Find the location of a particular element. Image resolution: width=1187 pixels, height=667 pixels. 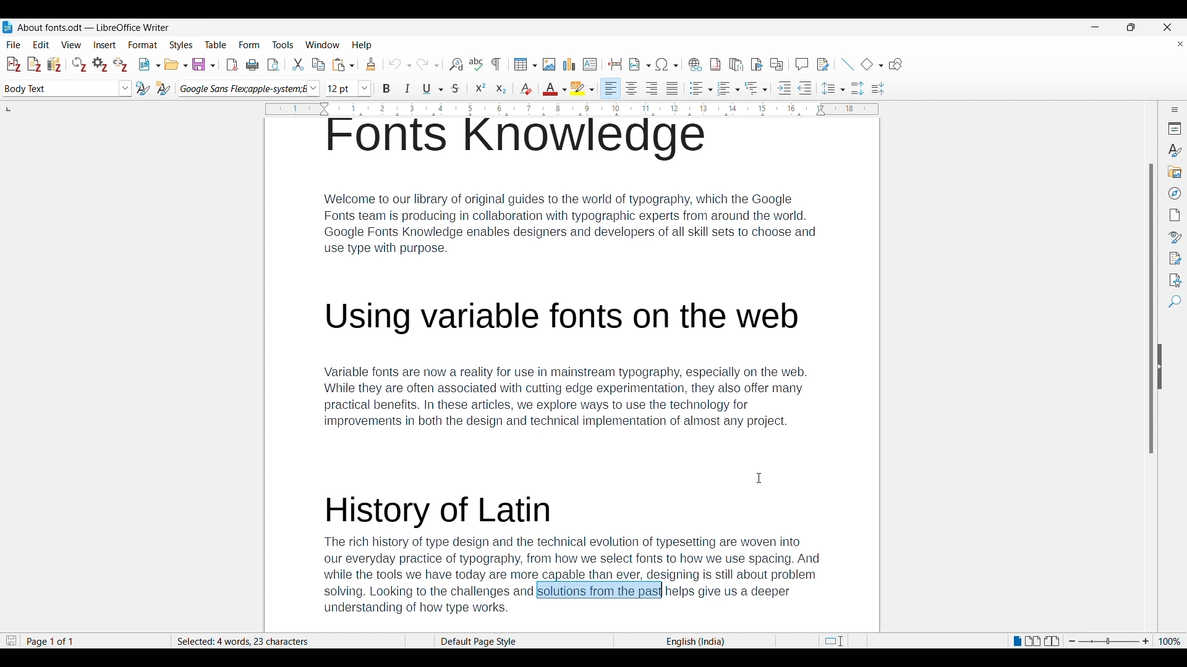

Insert text box is located at coordinates (590, 64).